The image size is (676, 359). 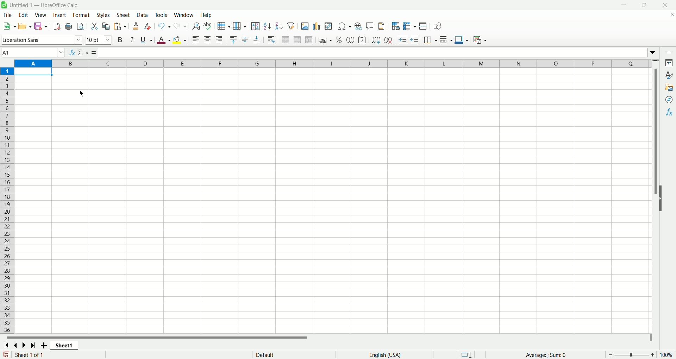 I want to click on spelling, so click(x=207, y=26).